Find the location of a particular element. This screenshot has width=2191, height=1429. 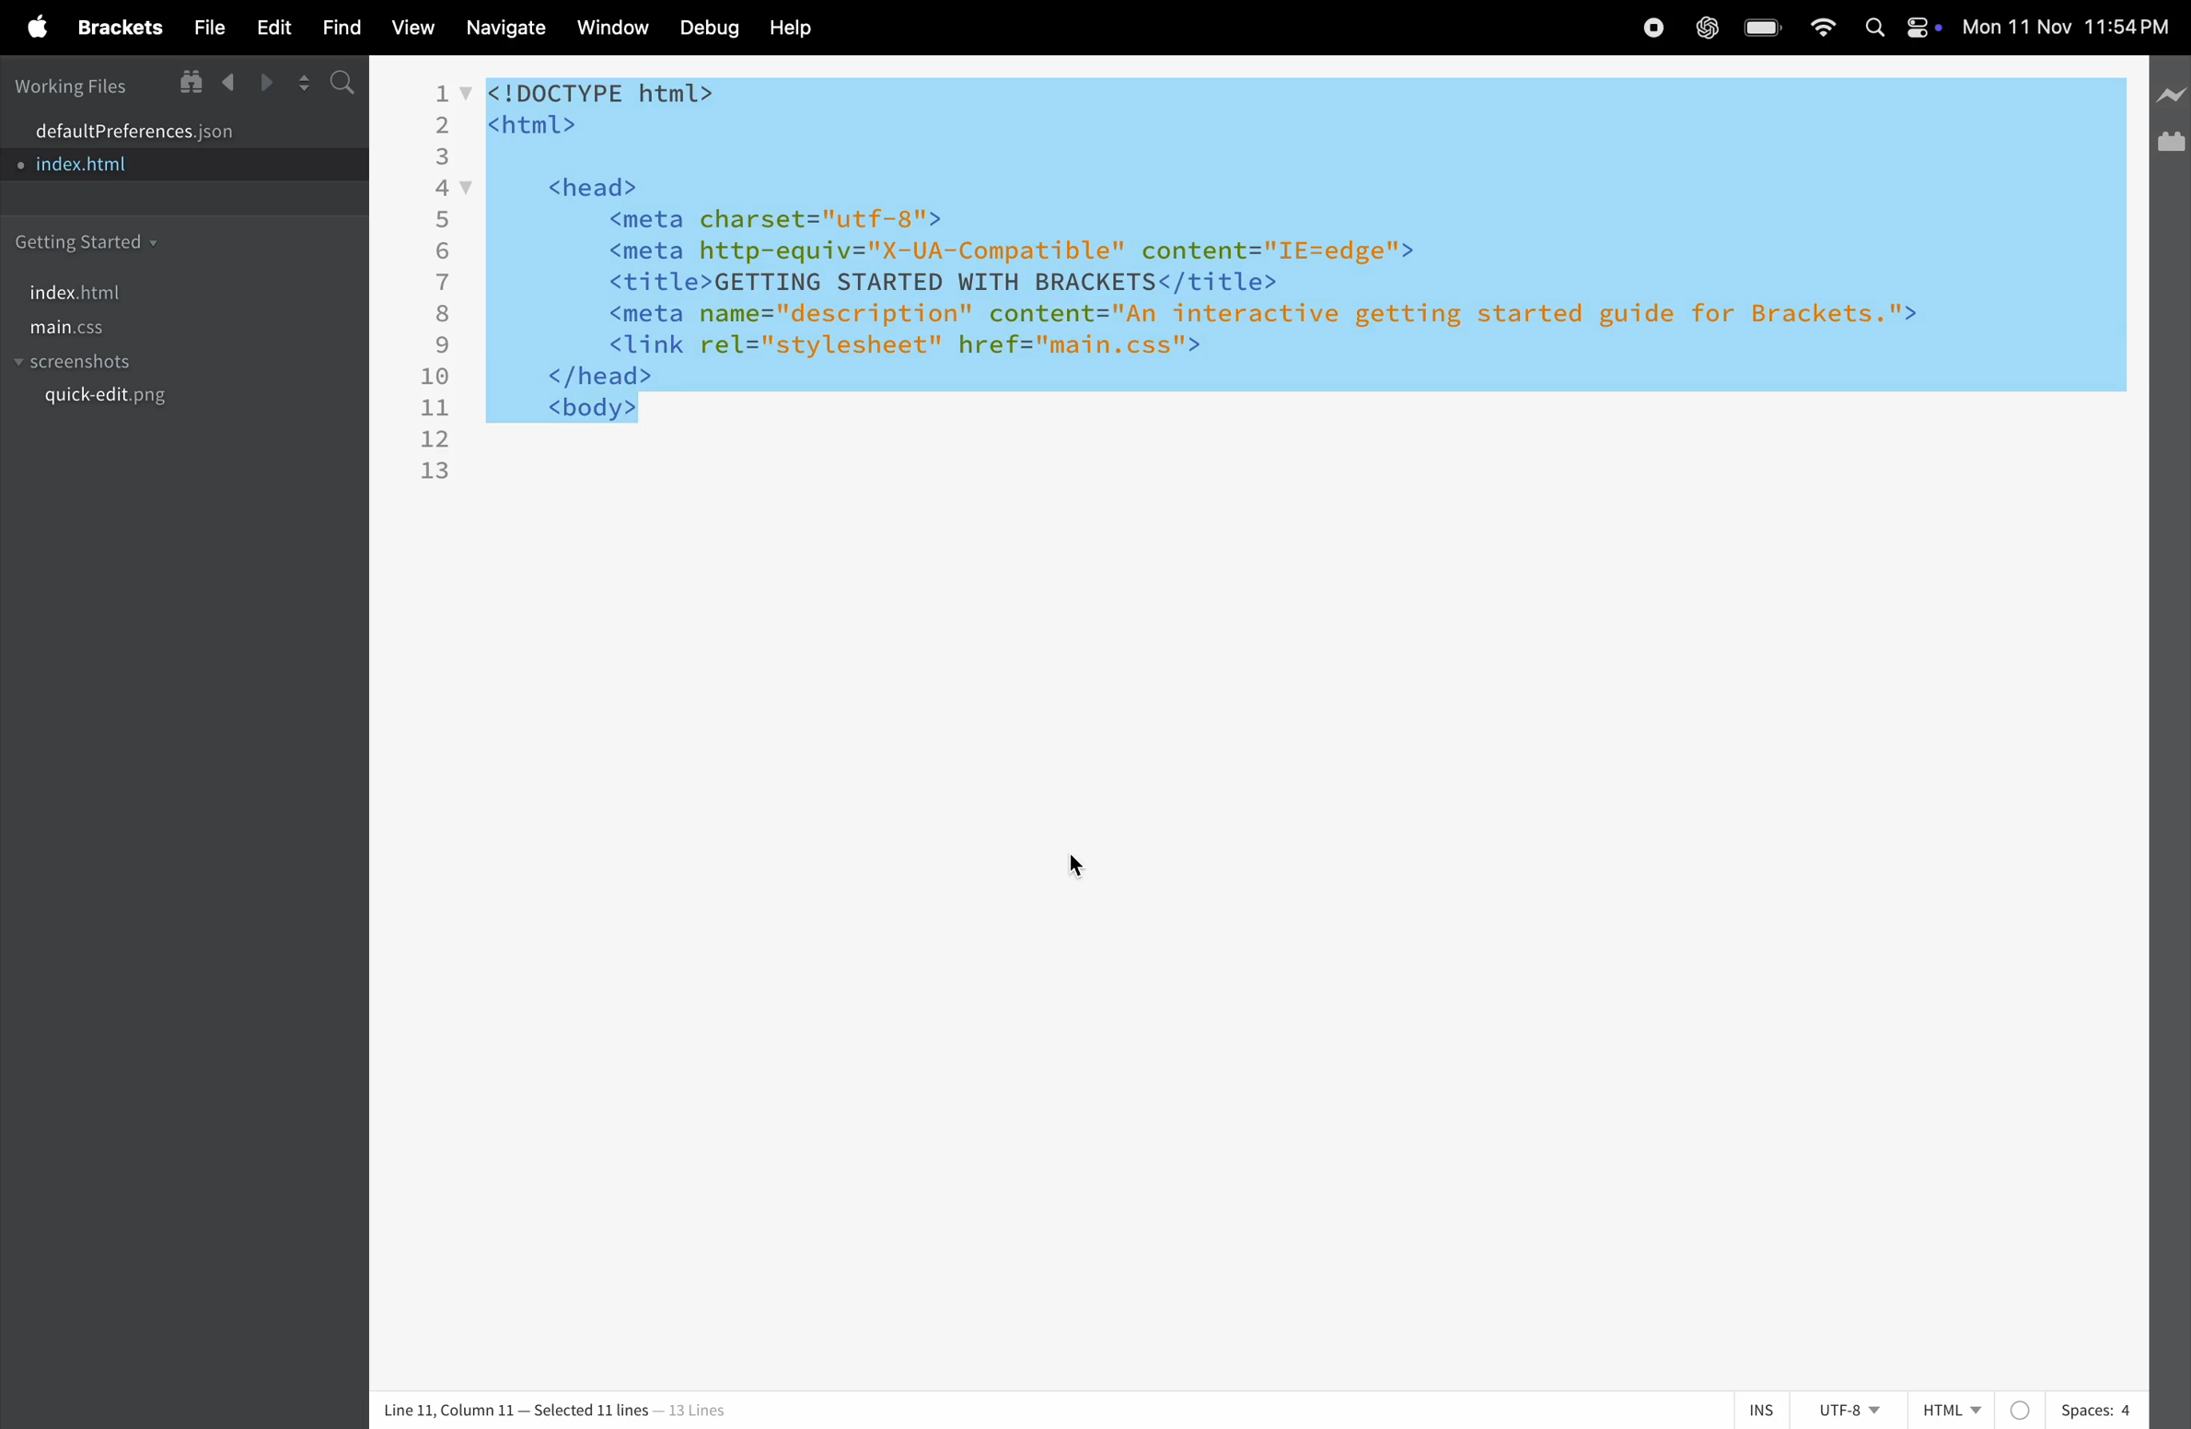

view is located at coordinates (412, 28).